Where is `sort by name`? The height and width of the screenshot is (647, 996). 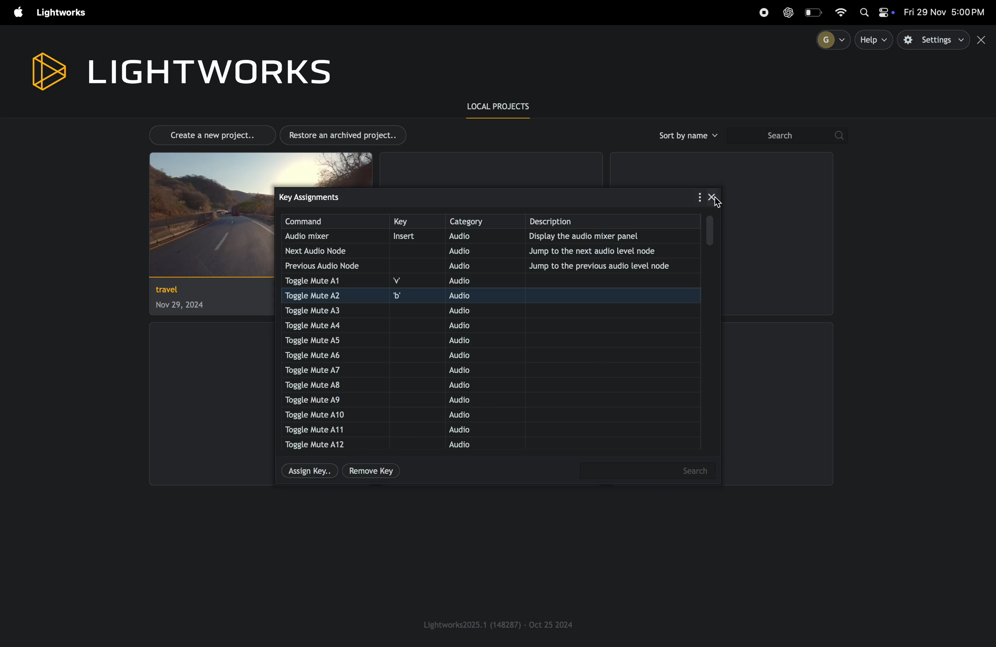 sort by name is located at coordinates (687, 135).